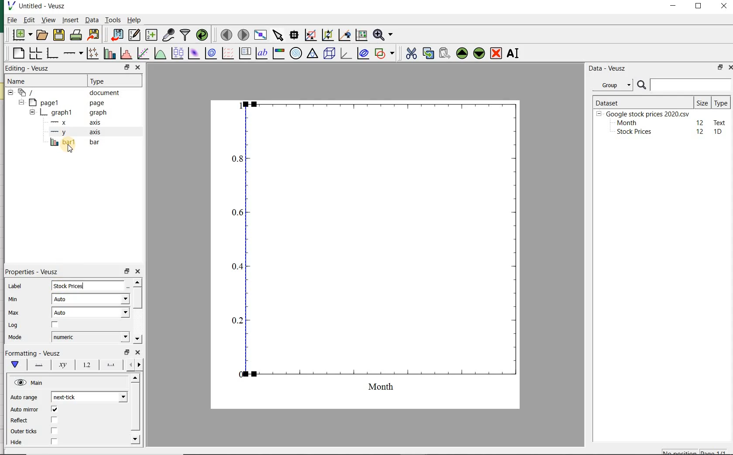 This screenshot has width=733, height=455. I want to click on zoom function menus, so click(384, 35).